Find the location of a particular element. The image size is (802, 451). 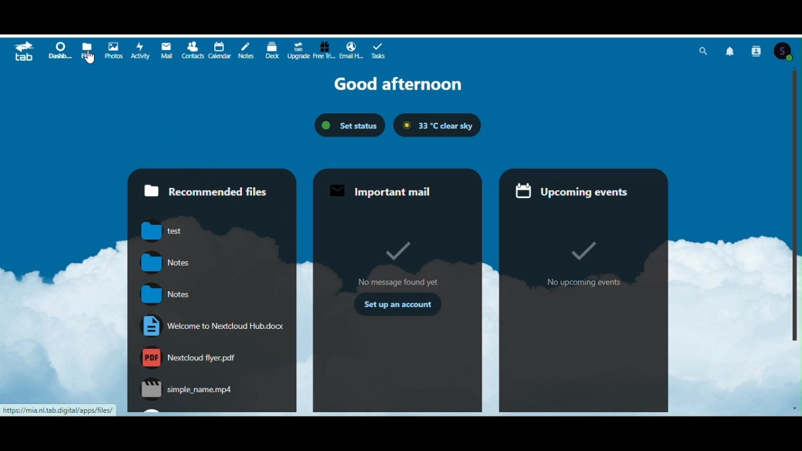

Account icon is located at coordinates (786, 49).